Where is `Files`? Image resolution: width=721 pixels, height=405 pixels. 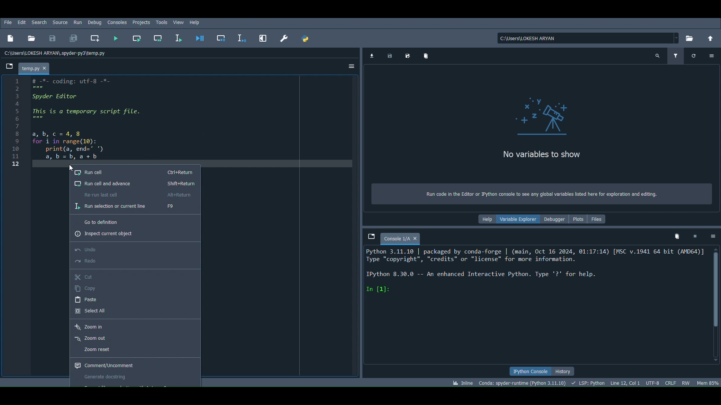
Files is located at coordinates (599, 219).